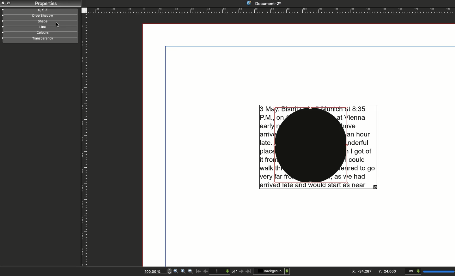 The height and width of the screenshot is (276, 455). I want to click on Close, so click(3, 3).